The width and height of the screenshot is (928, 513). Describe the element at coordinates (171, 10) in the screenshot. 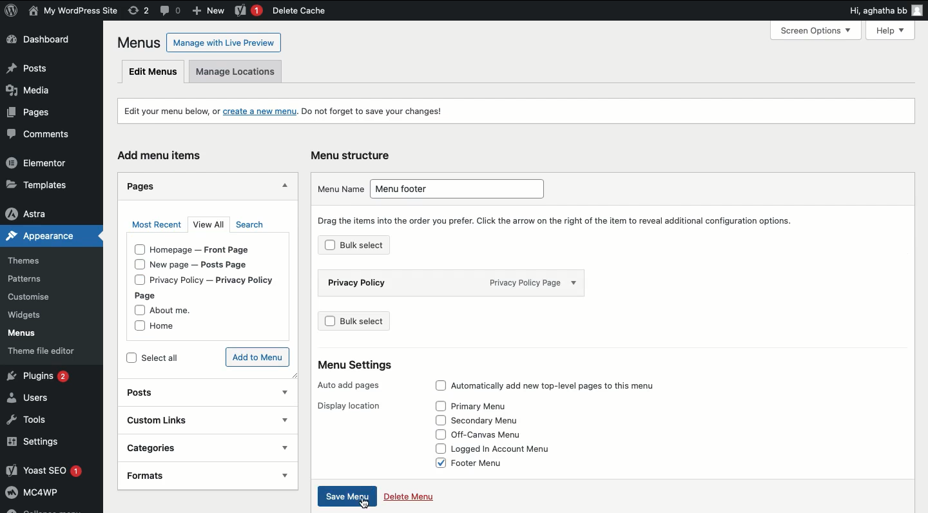

I see `Comment` at that location.